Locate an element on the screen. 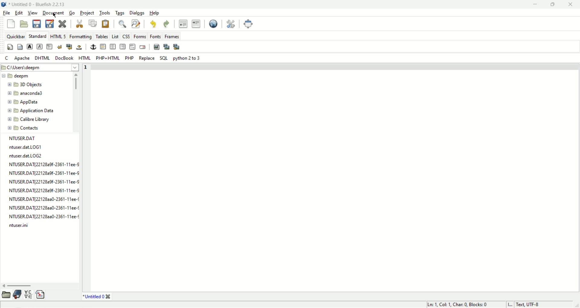  tools is located at coordinates (105, 13).